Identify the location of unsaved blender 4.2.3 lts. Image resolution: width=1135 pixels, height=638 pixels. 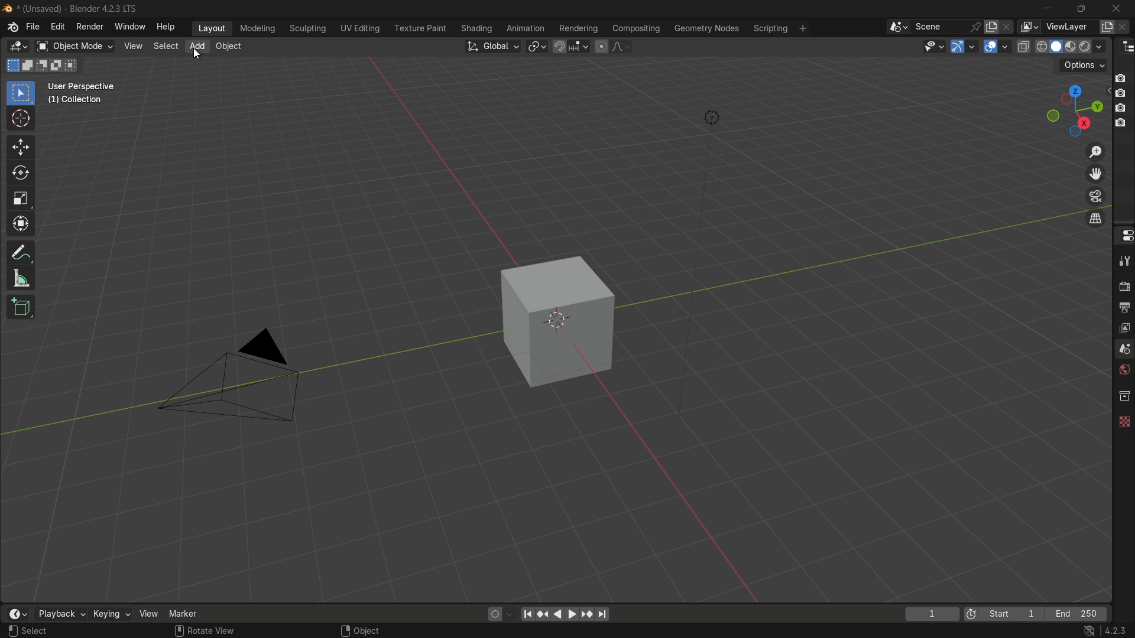
(82, 8).